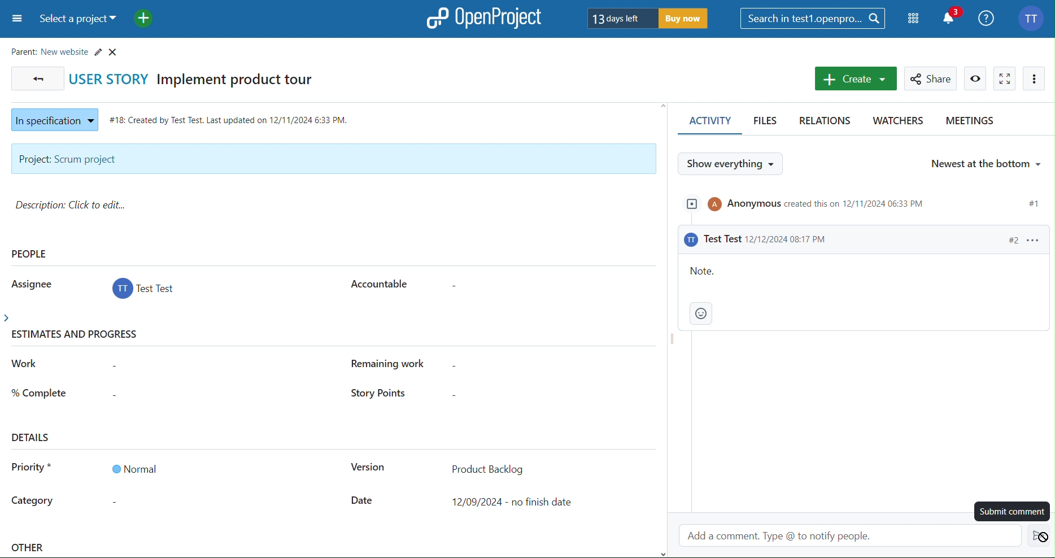 The height and width of the screenshot is (558, 1055). What do you see at coordinates (145, 290) in the screenshot?
I see `Account` at bounding box center [145, 290].